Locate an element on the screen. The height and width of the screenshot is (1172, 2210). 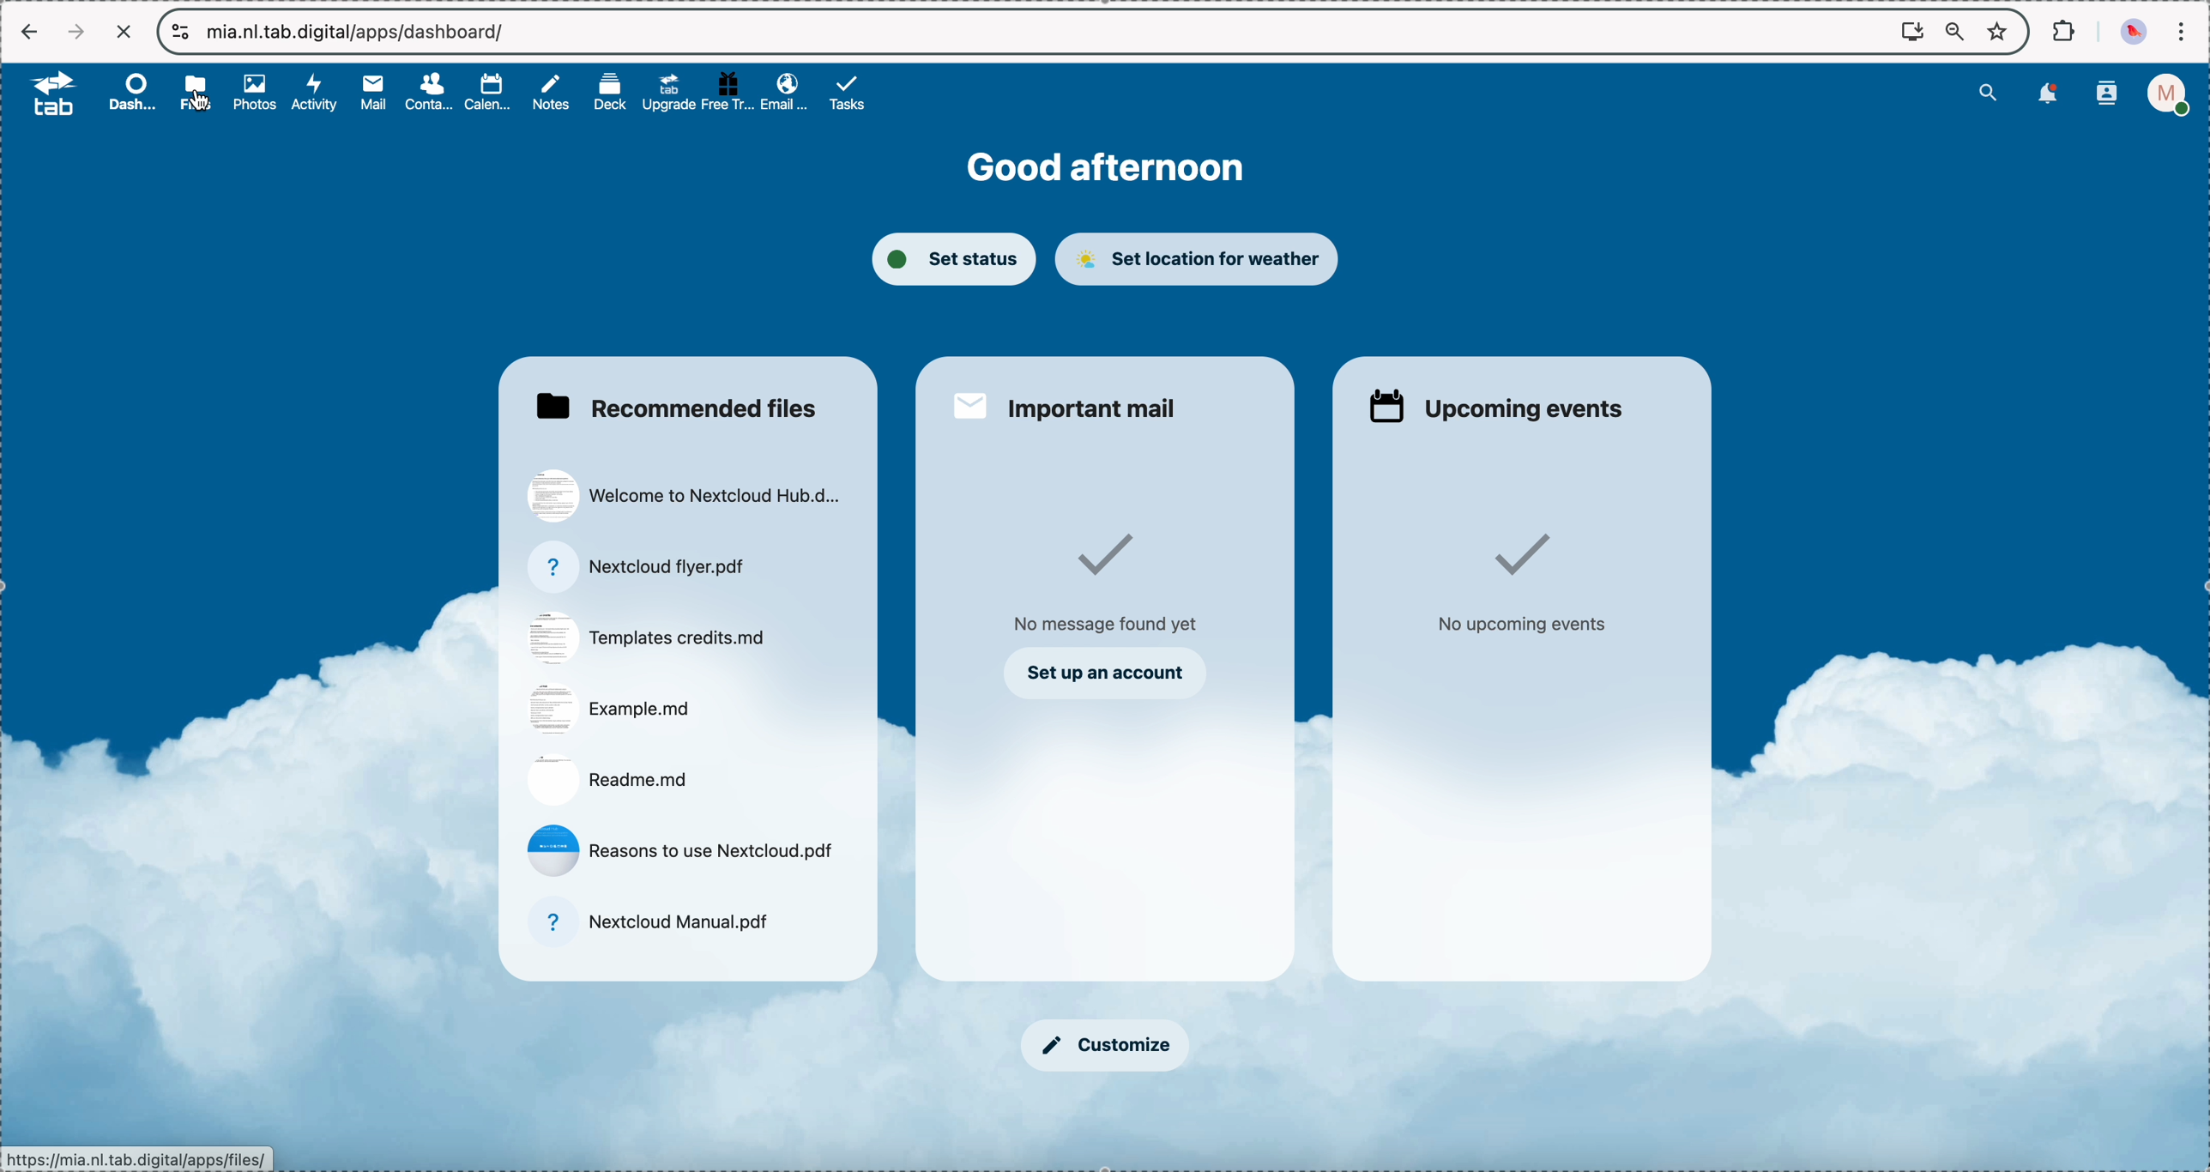
customize and control Google Chrome is located at coordinates (2180, 31).